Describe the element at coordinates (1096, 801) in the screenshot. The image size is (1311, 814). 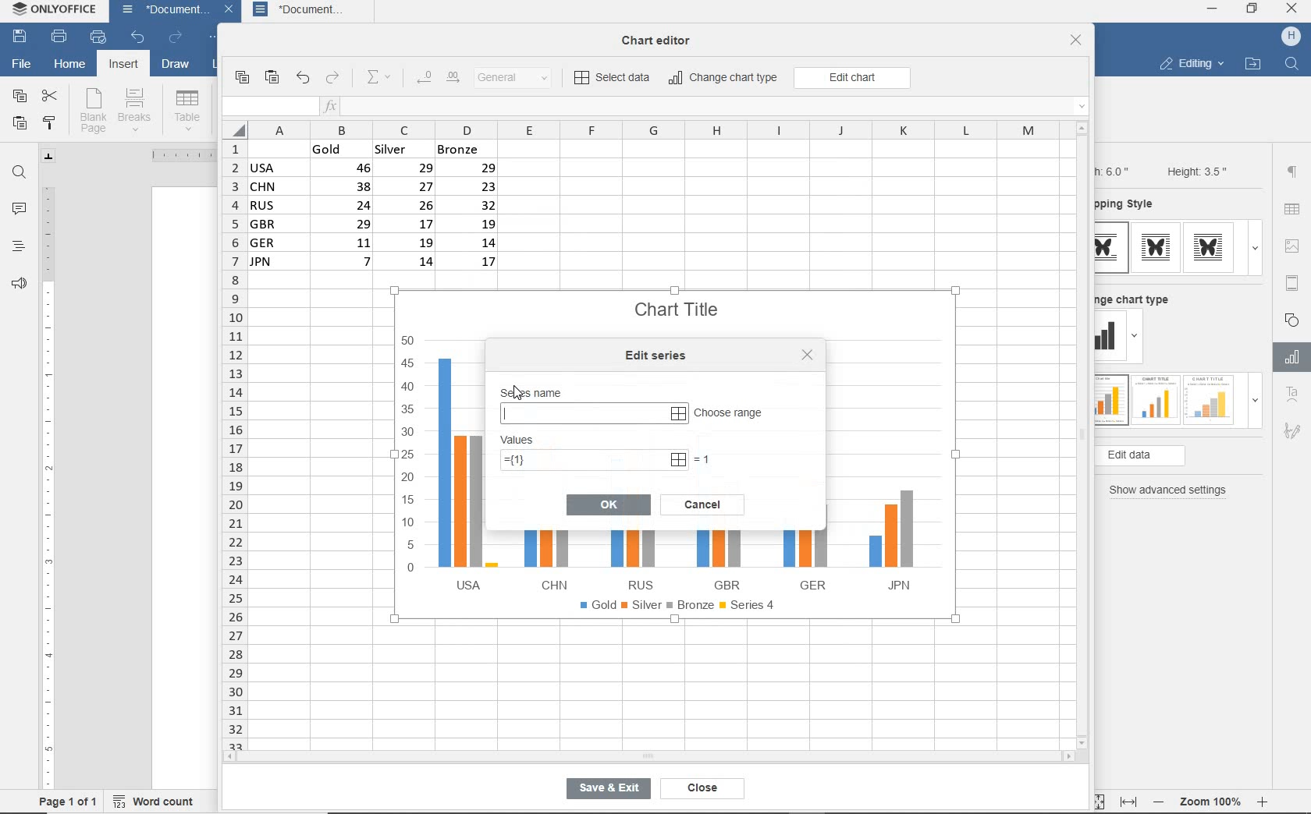
I see `fit to page` at that location.